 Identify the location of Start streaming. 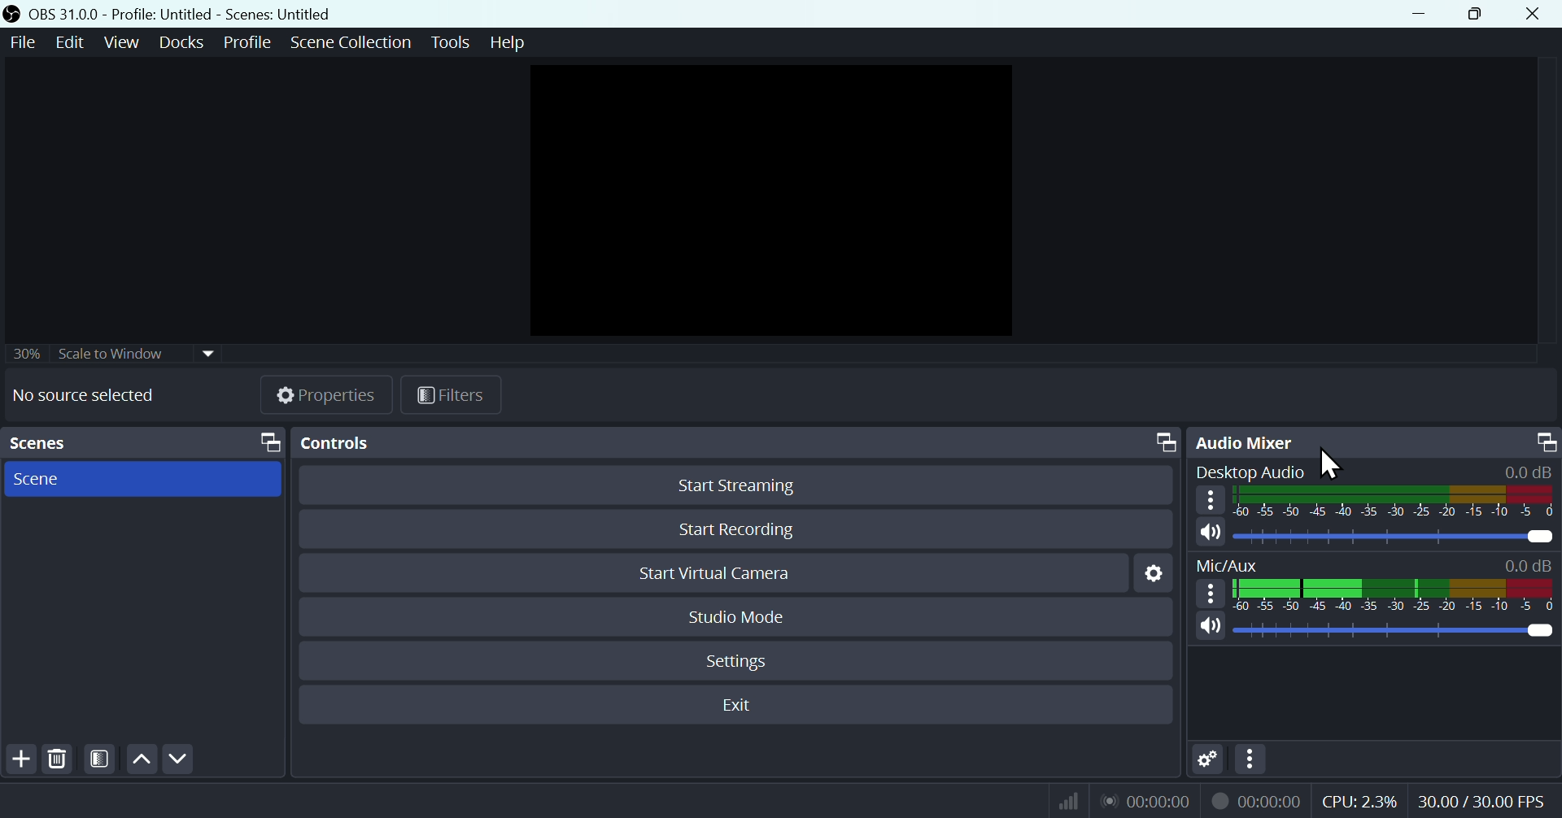
(732, 484).